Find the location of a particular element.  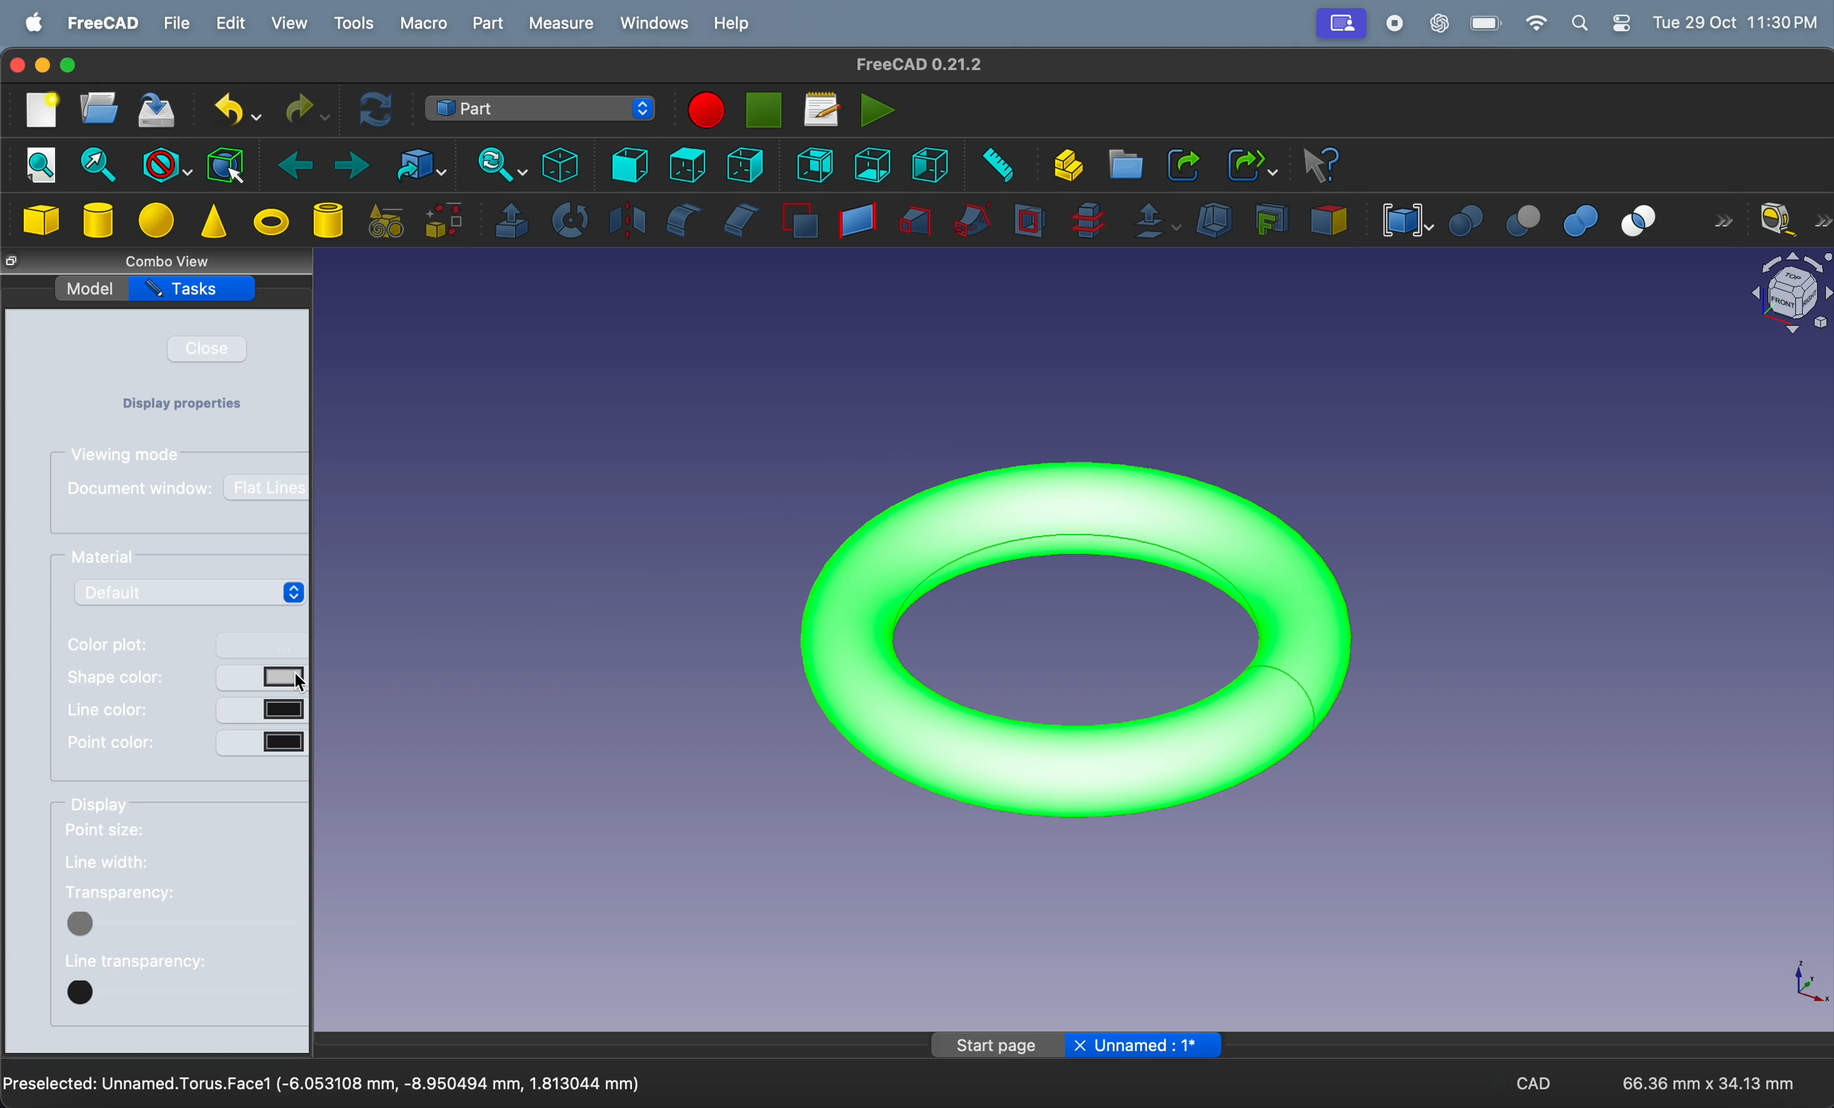

isometric view is located at coordinates (562, 164).